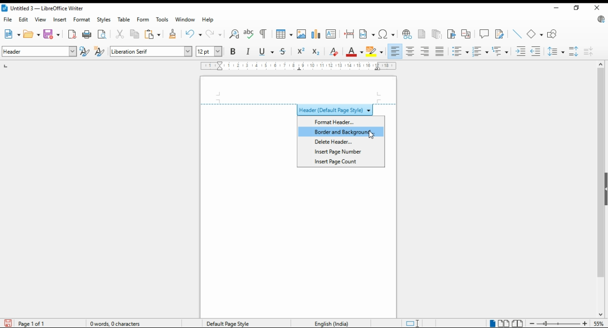  Describe the element at coordinates (161, 19) in the screenshot. I see `tools` at that location.